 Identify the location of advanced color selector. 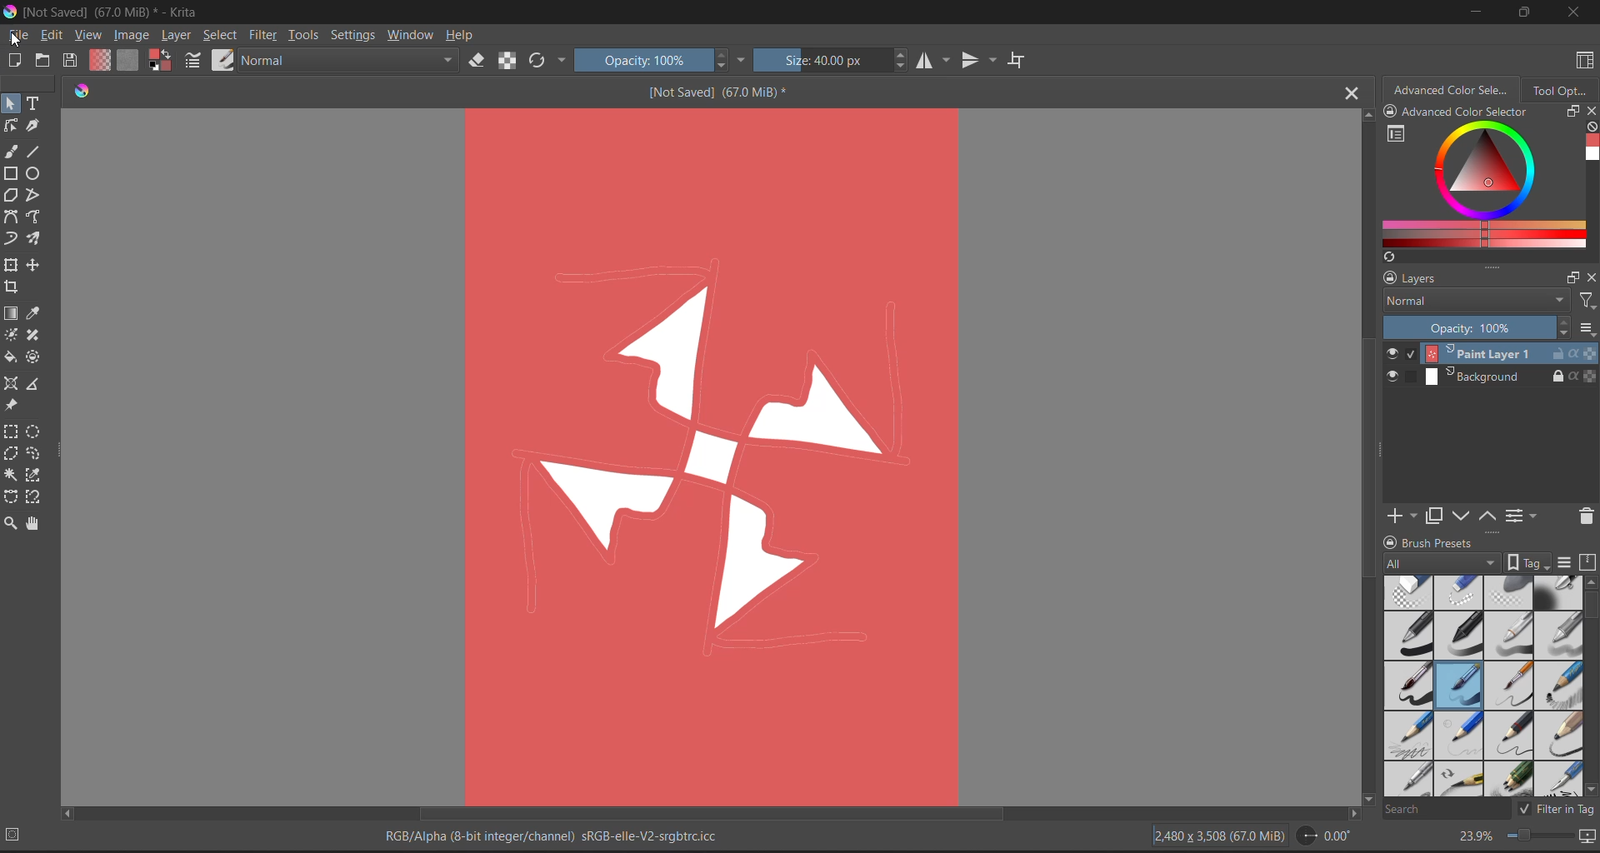
(1483, 186).